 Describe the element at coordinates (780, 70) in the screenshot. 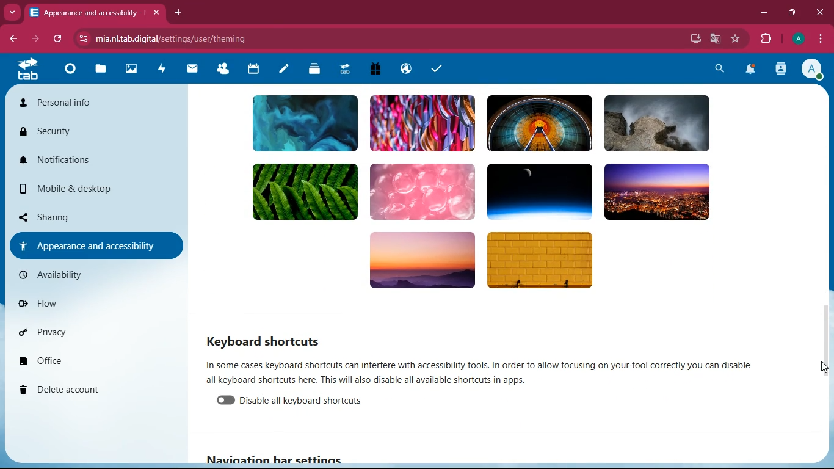

I see `activity` at that location.